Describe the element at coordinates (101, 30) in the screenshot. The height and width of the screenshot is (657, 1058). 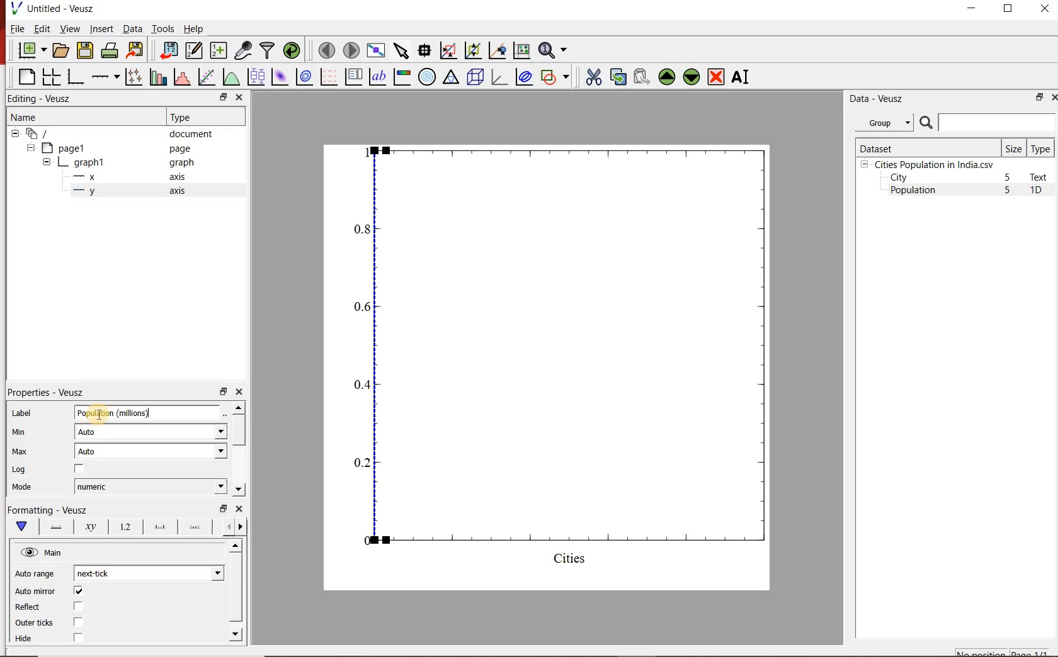
I see `Insert` at that location.